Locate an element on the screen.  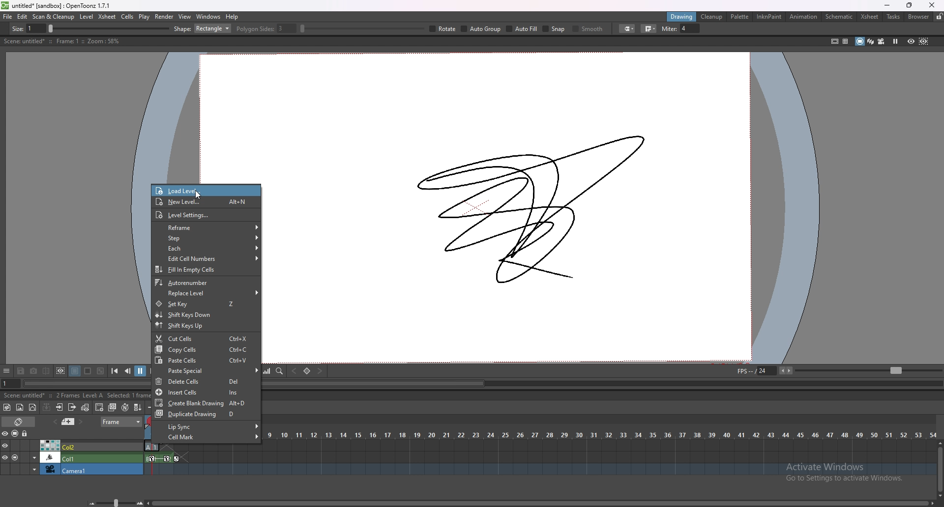
time scale is located at coordinates (599, 434).